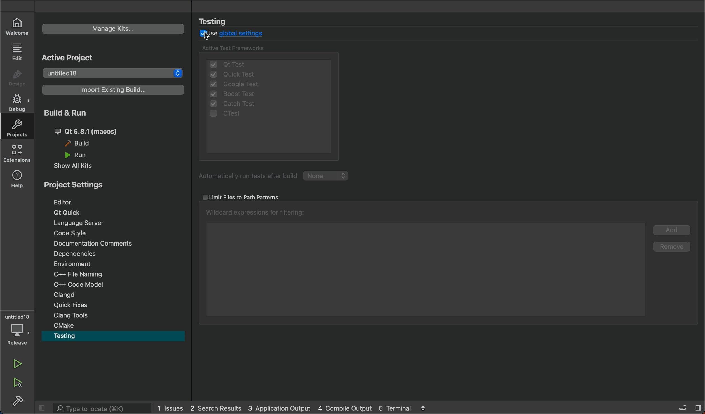 The height and width of the screenshot is (414, 705). I want to click on active test framework, so click(237, 49).